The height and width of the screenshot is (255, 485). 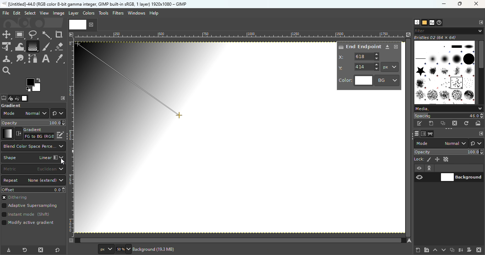 I want to click on Offset, so click(x=33, y=189).